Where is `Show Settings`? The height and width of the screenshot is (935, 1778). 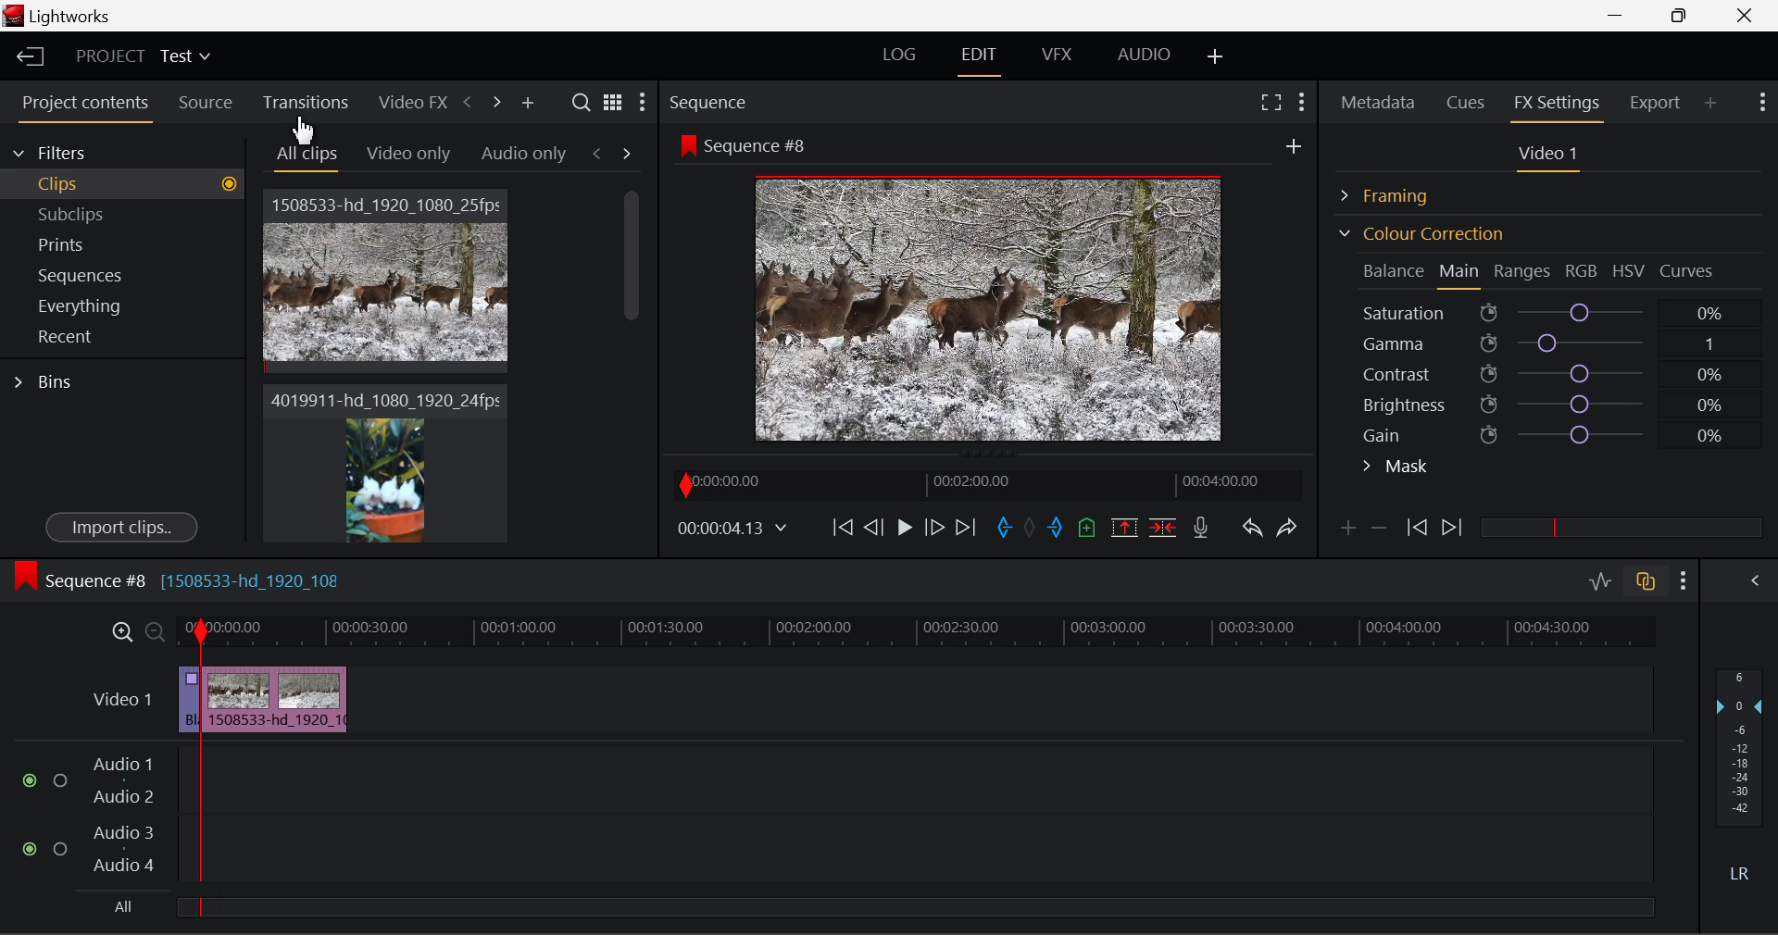
Show Settings is located at coordinates (1684, 580).